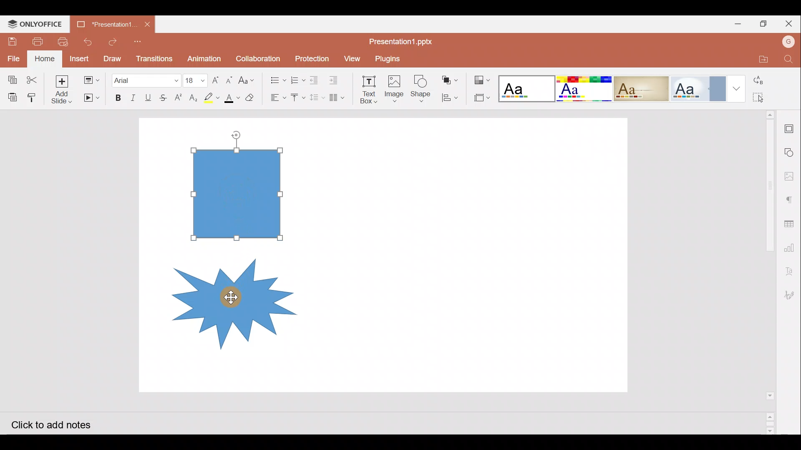  I want to click on View, so click(351, 58).